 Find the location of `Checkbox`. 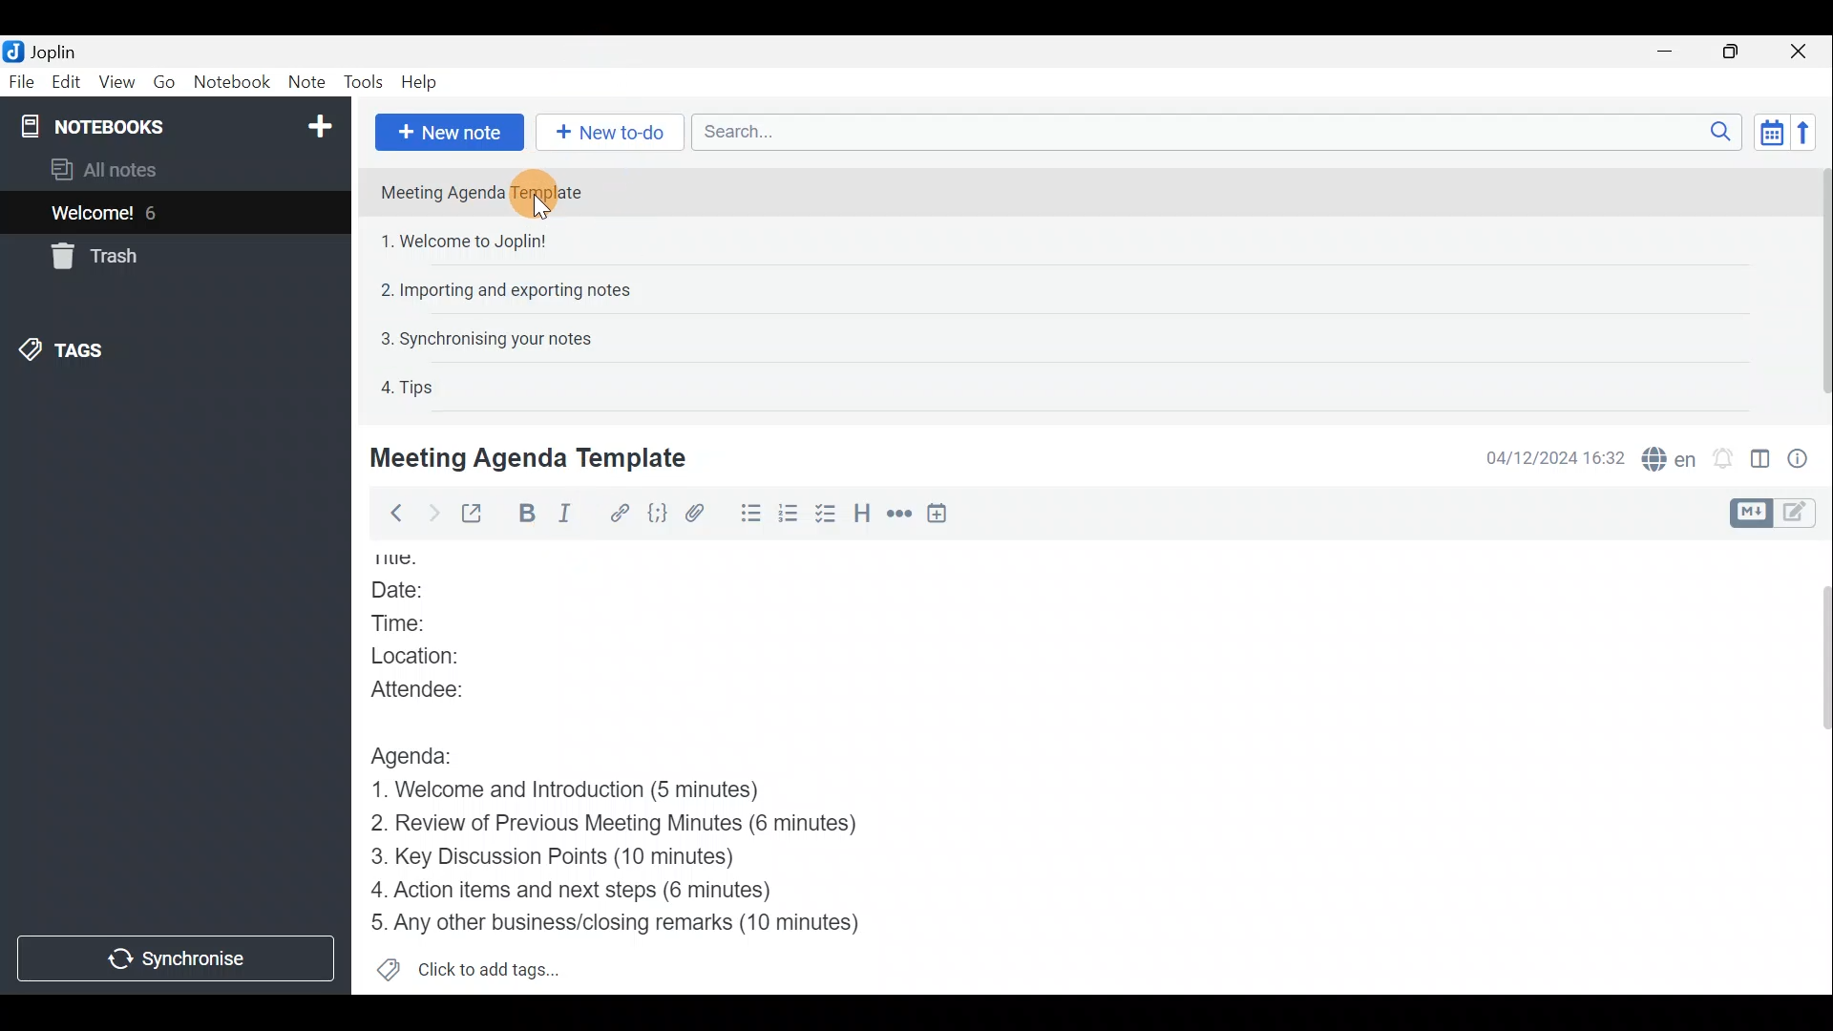

Checkbox is located at coordinates (824, 515).